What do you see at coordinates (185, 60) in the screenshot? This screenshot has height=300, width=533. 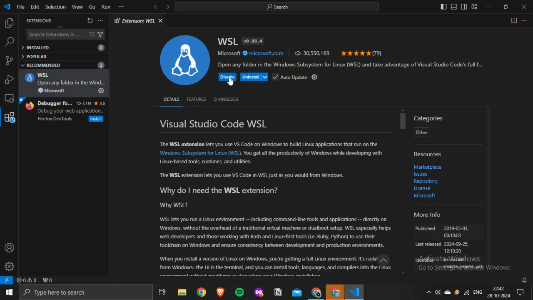 I see `WSL logo` at bounding box center [185, 60].